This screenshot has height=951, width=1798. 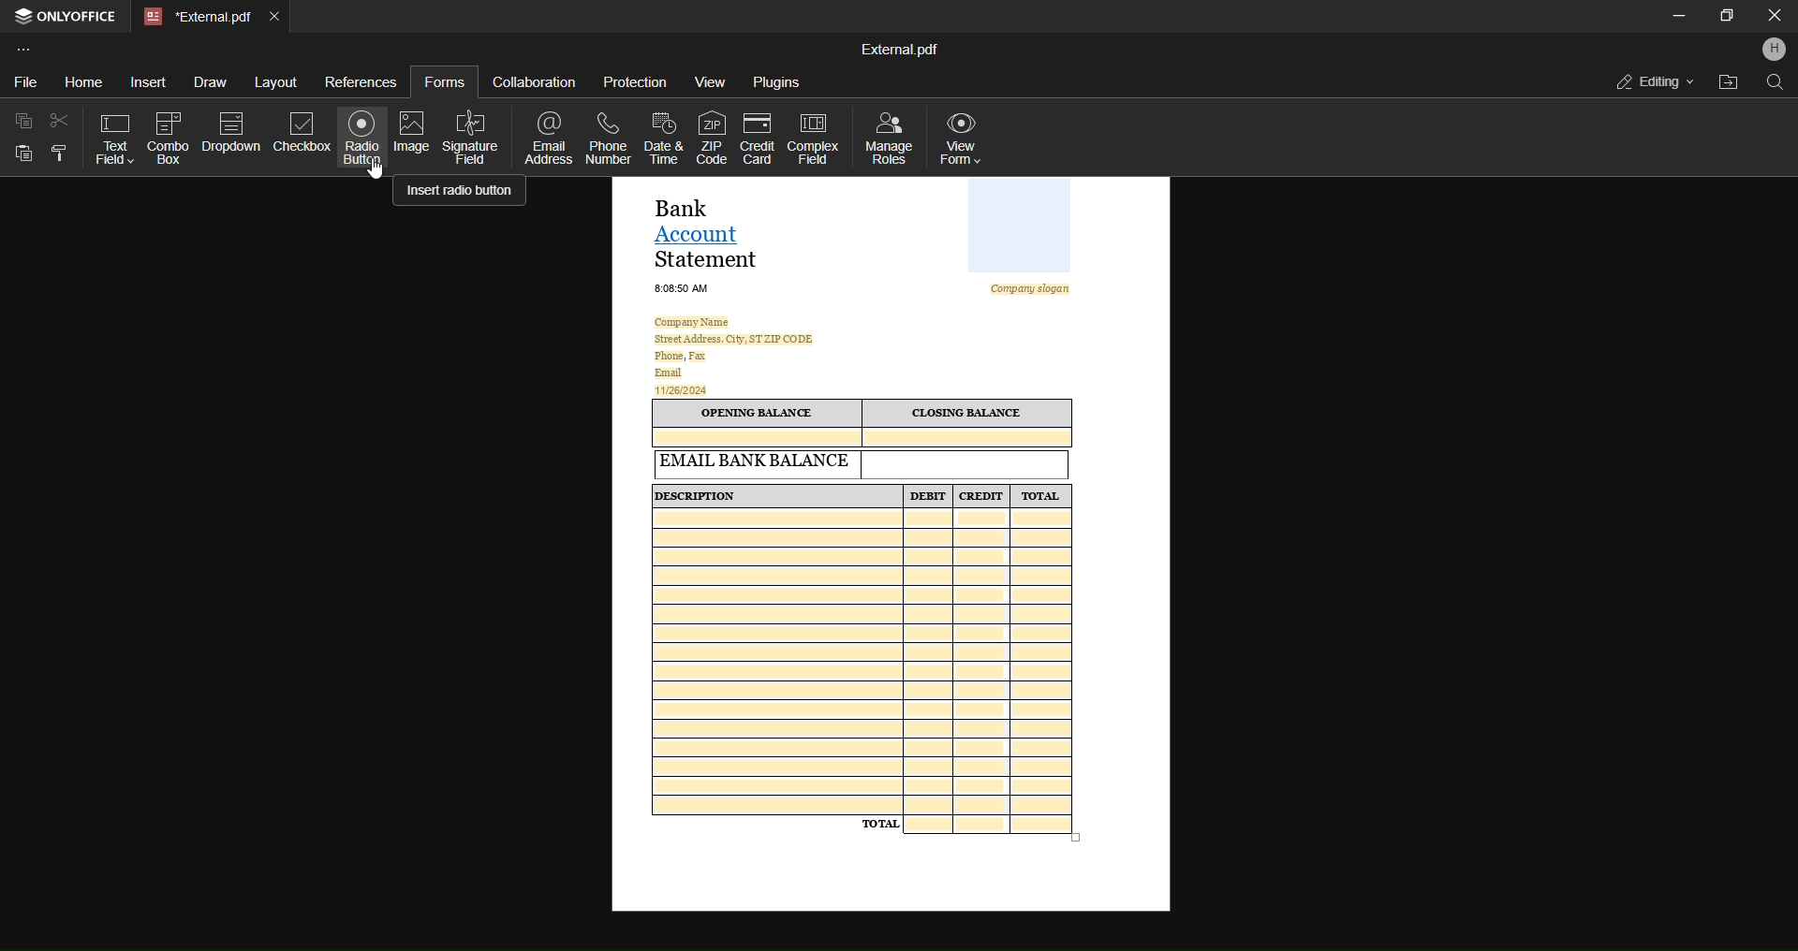 What do you see at coordinates (168, 140) in the screenshot?
I see `combo box` at bounding box center [168, 140].